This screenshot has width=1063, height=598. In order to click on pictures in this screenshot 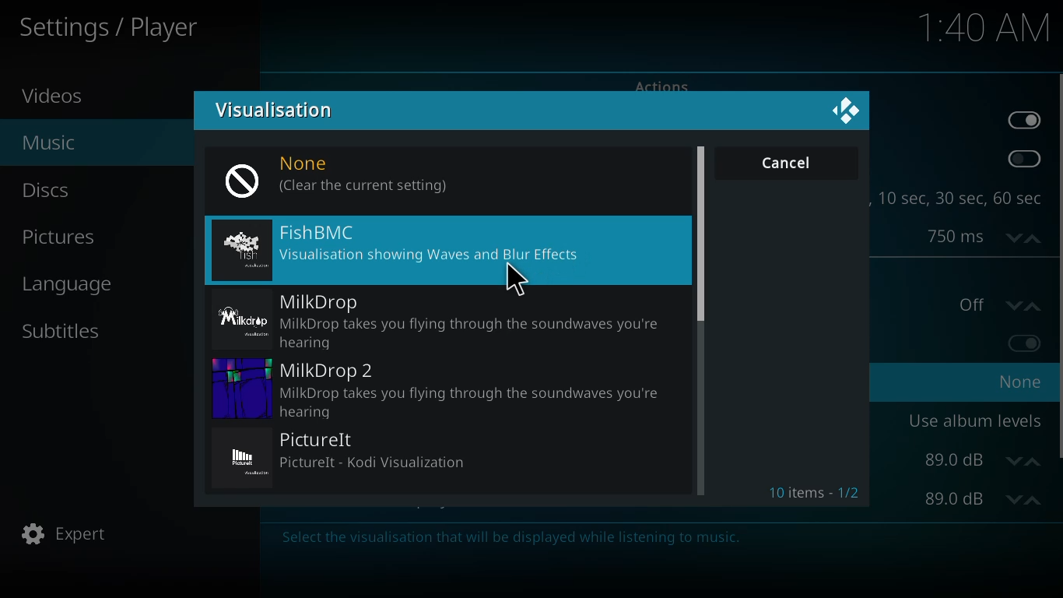, I will do `click(61, 238)`.